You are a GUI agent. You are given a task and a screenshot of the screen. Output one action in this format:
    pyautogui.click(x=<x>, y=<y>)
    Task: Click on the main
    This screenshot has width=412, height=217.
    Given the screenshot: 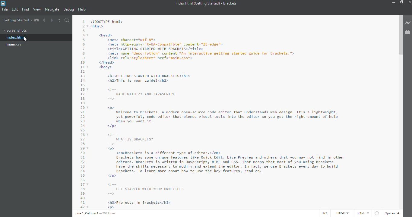 What is the action you would take?
    pyautogui.click(x=15, y=45)
    